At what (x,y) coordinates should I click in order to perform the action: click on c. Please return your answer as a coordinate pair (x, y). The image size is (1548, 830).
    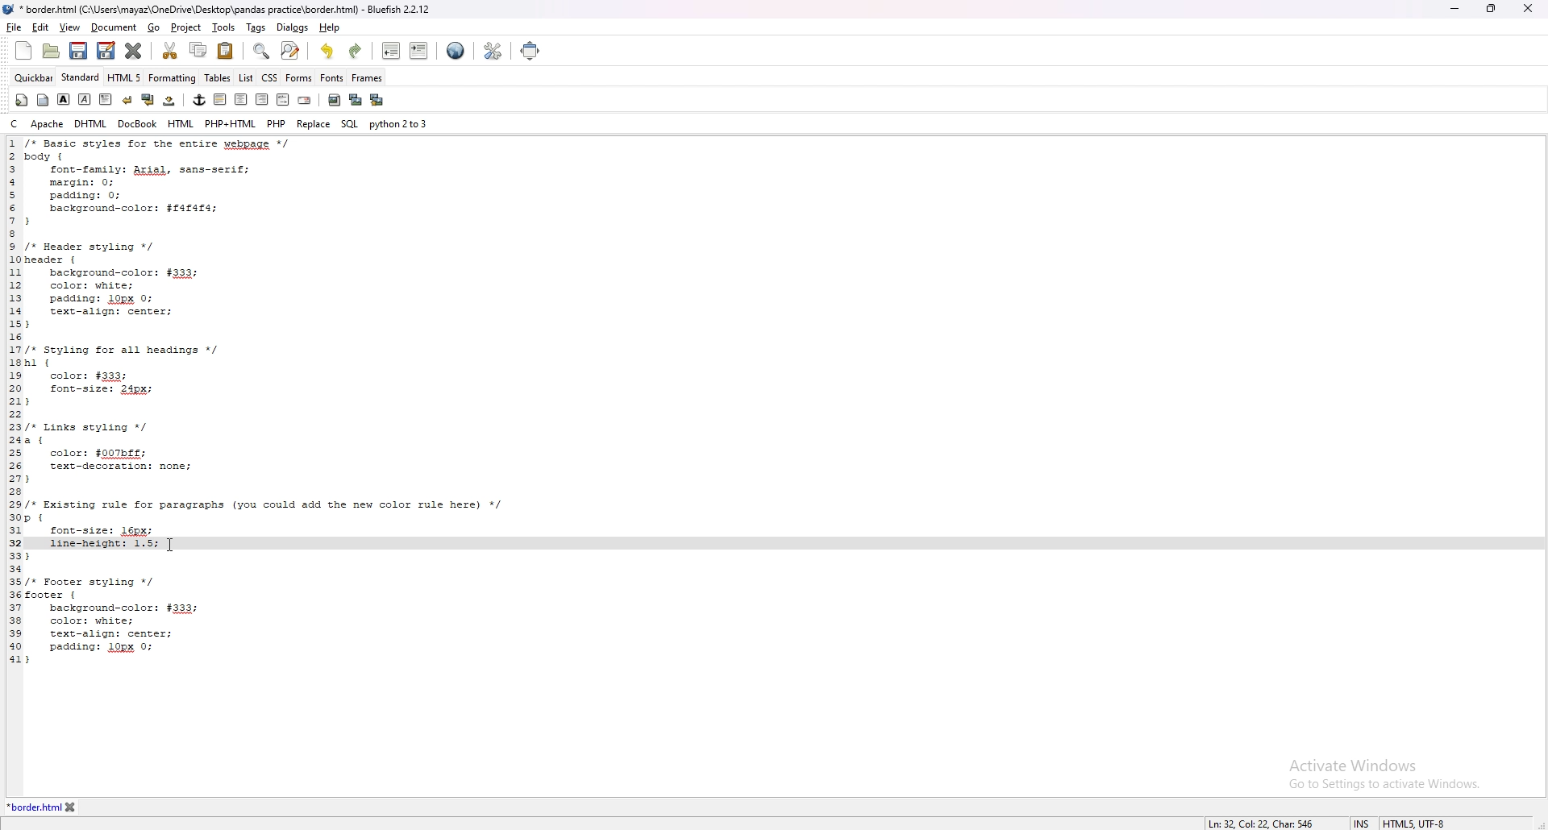
    Looking at the image, I should click on (15, 124).